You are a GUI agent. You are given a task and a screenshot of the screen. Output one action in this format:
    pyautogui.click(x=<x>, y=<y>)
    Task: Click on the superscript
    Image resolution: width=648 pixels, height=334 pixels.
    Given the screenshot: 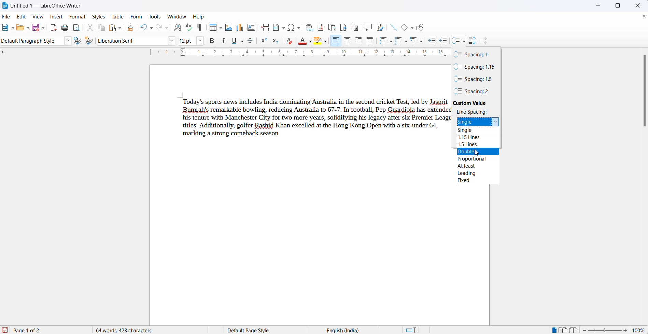 What is the action you would take?
    pyautogui.click(x=264, y=42)
    